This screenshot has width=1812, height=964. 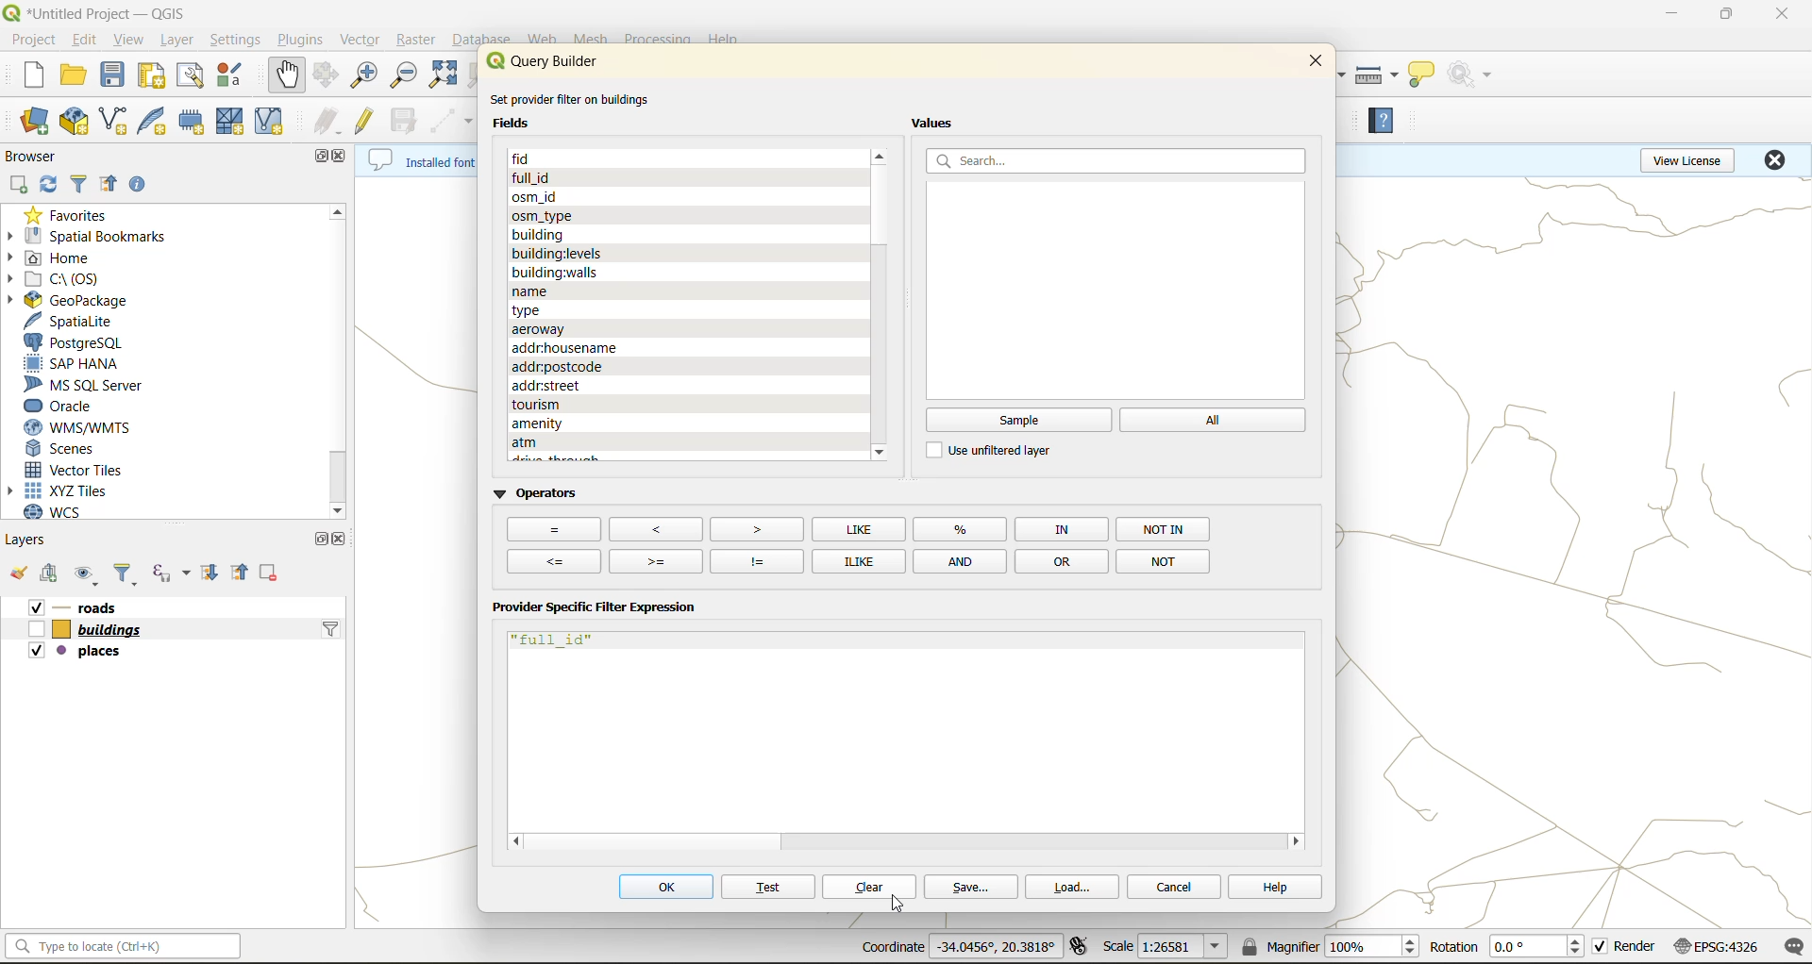 What do you see at coordinates (1430, 73) in the screenshot?
I see `show tips` at bounding box center [1430, 73].